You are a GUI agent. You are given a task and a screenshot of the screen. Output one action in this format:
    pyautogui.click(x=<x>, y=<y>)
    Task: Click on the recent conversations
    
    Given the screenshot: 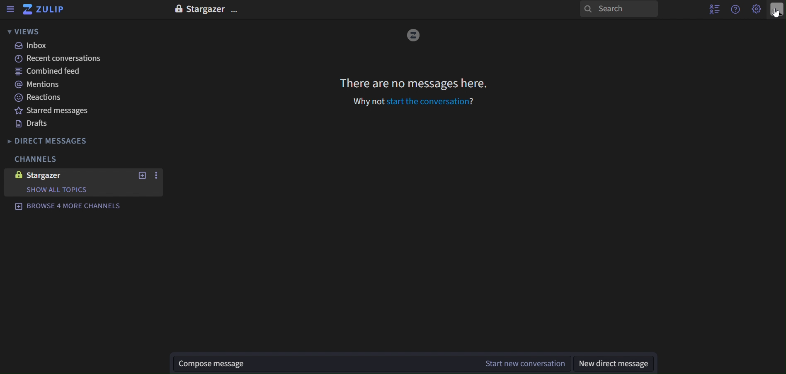 What is the action you would take?
    pyautogui.click(x=58, y=60)
    